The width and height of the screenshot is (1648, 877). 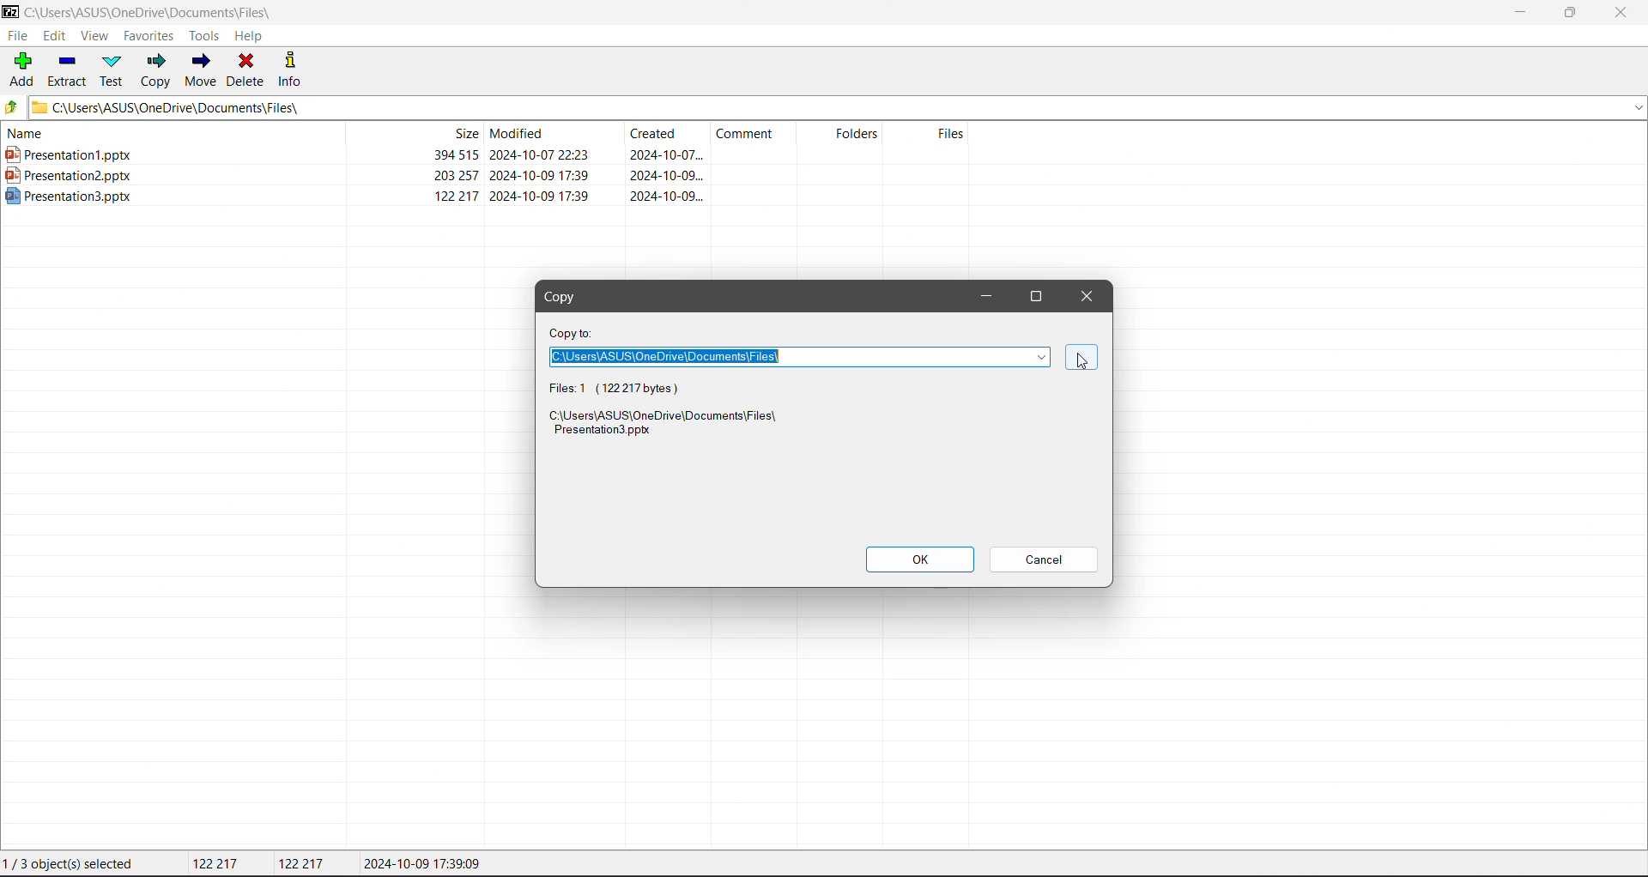 What do you see at coordinates (427, 864) in the screenshot?
I see `Modified date of the selected file` at bounding box center [427, 864].